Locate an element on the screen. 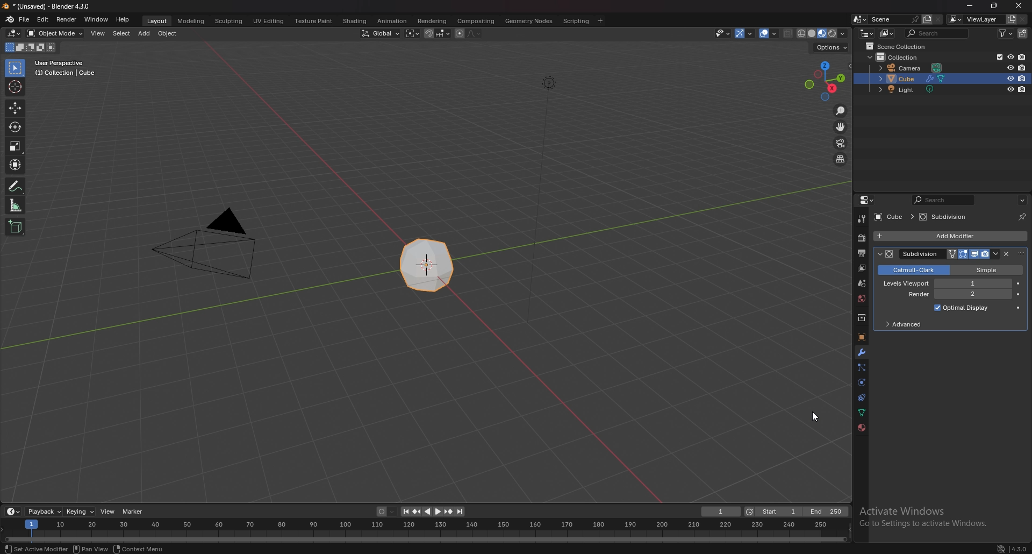 This screenshot has height=554, width=1032. blender is located at coordinates (10, 18).